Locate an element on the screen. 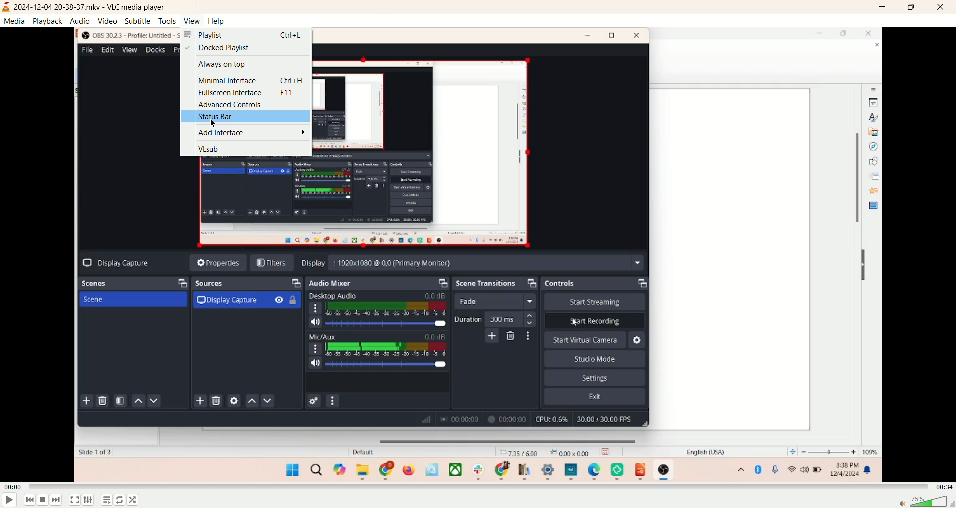  fullscreen is located at coordinates (74, 501).